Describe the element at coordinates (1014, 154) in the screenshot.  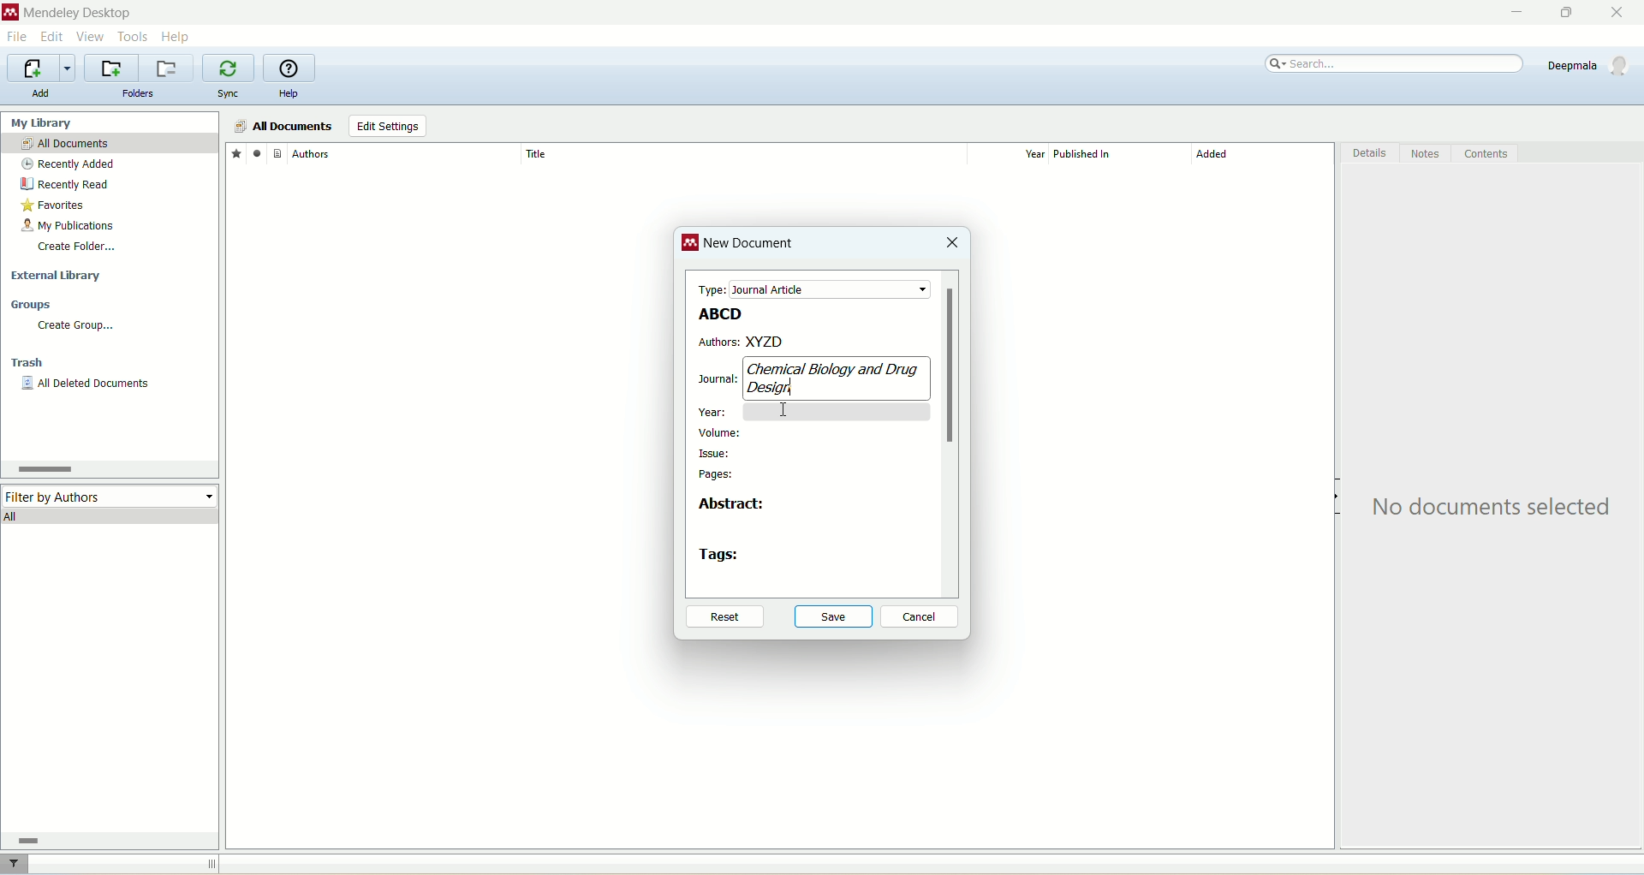
I see `year` at that location.